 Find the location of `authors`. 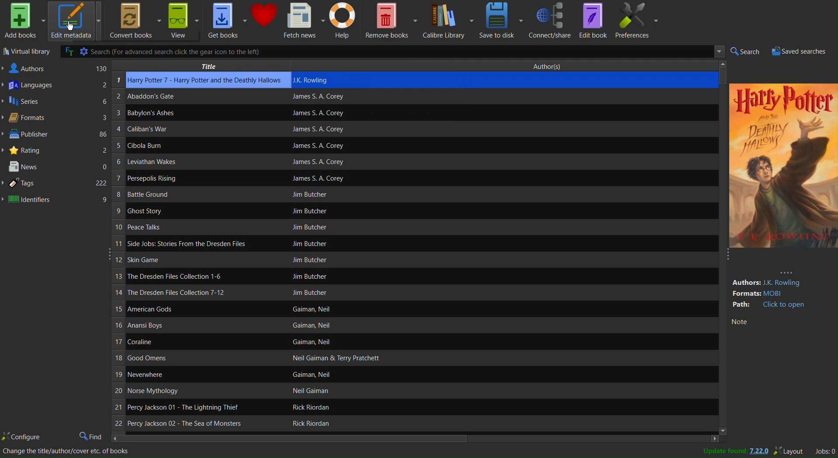

authors is located at coordinates (777, 279).